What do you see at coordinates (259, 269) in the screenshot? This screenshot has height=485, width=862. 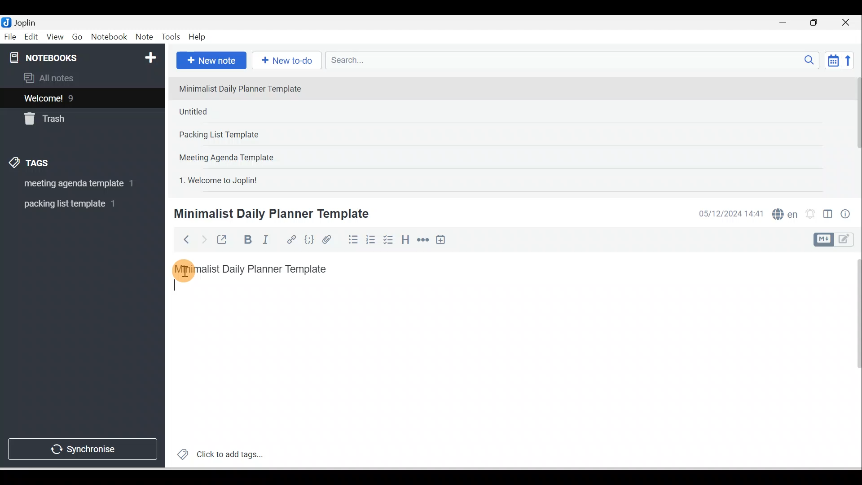 I see `Minimalist Daily Planner Template` at bounding box center [259, 269].